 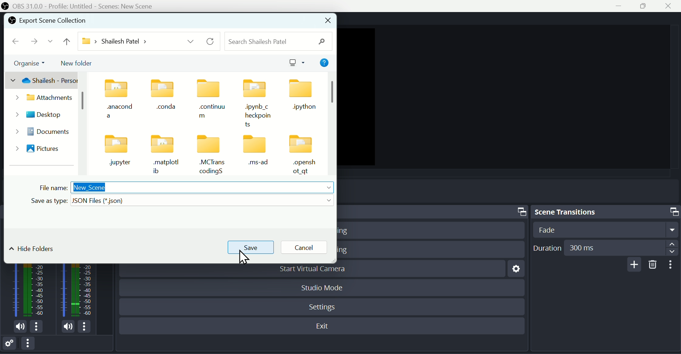 I want to click on Close, so click(x=672, y=6).